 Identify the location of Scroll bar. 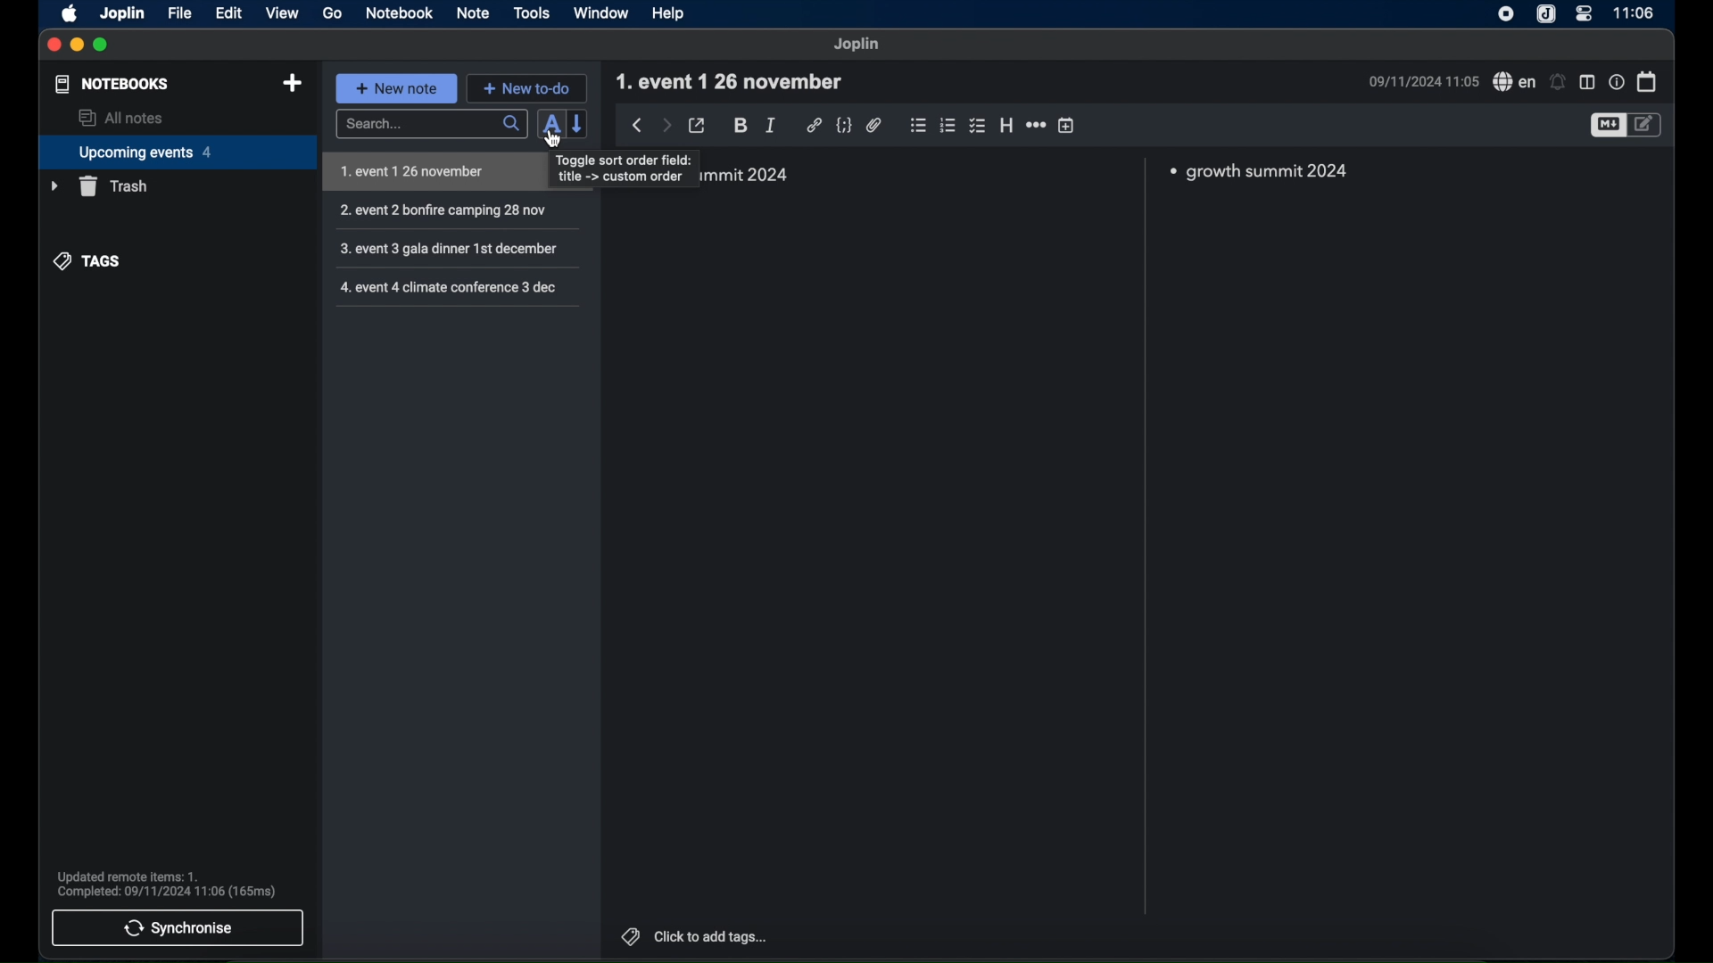
(1145, 538).